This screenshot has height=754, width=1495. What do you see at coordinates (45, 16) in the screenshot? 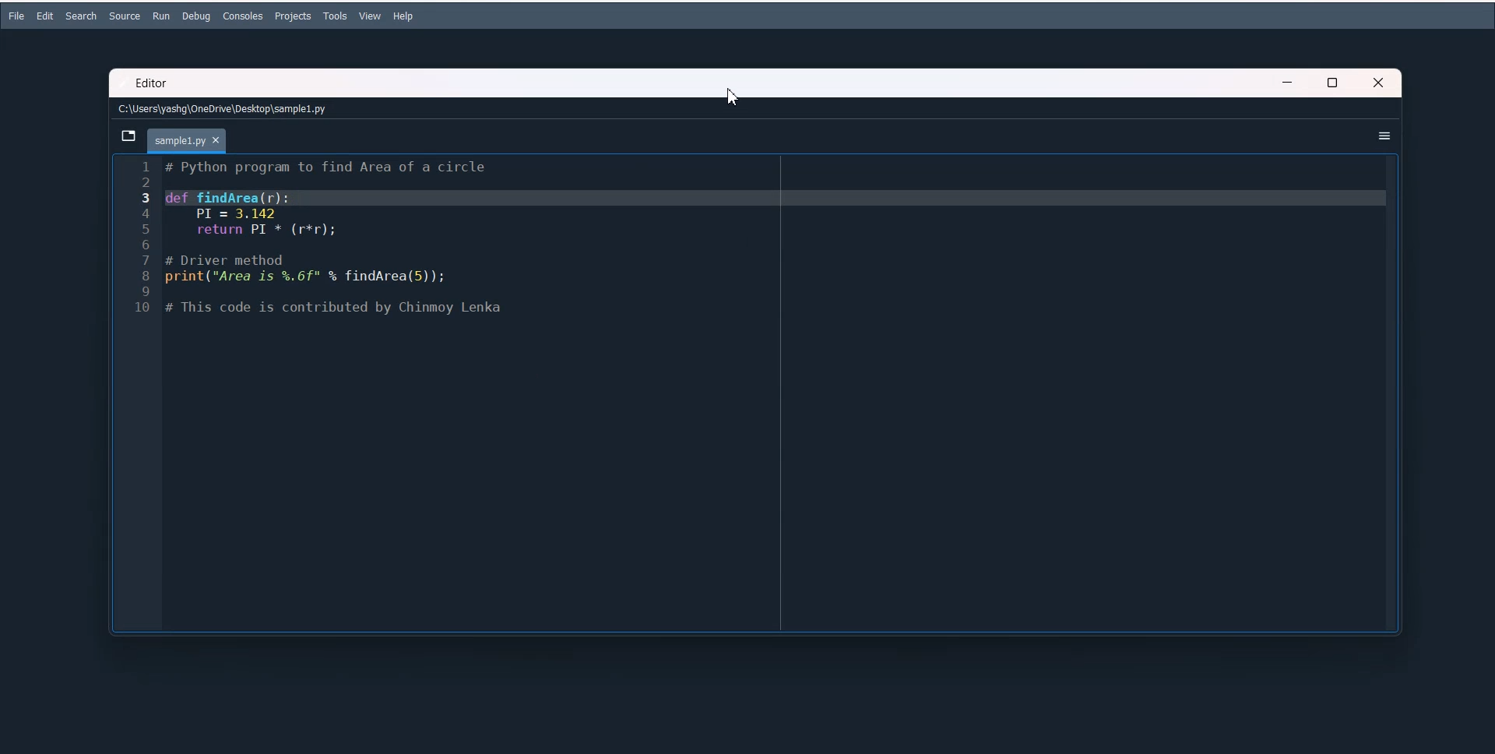
I see `Edit` at bounding box center [45, 16].